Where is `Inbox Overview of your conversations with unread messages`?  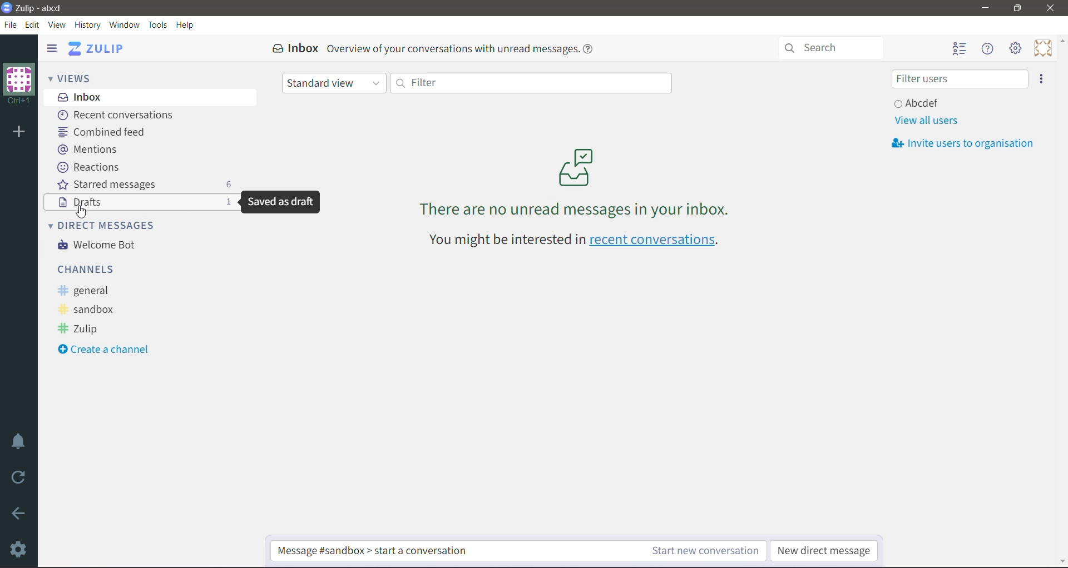 Inbox Overview of your conversations with unread messages is located at coordinates (437, 48).